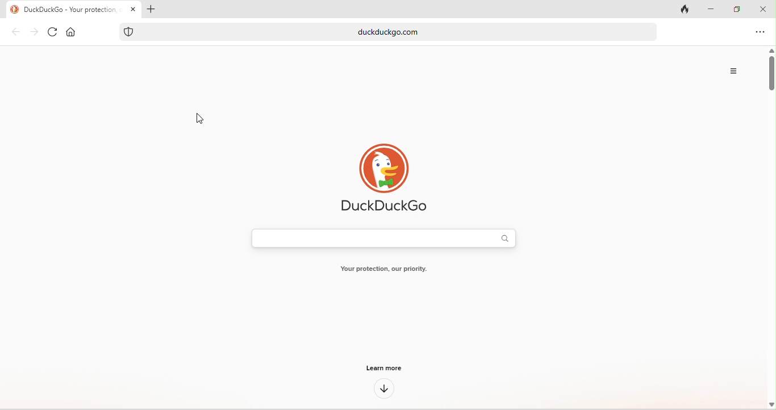  Describe the element at coordinates (156, 10) in the screenshot. I see `add` at that location.